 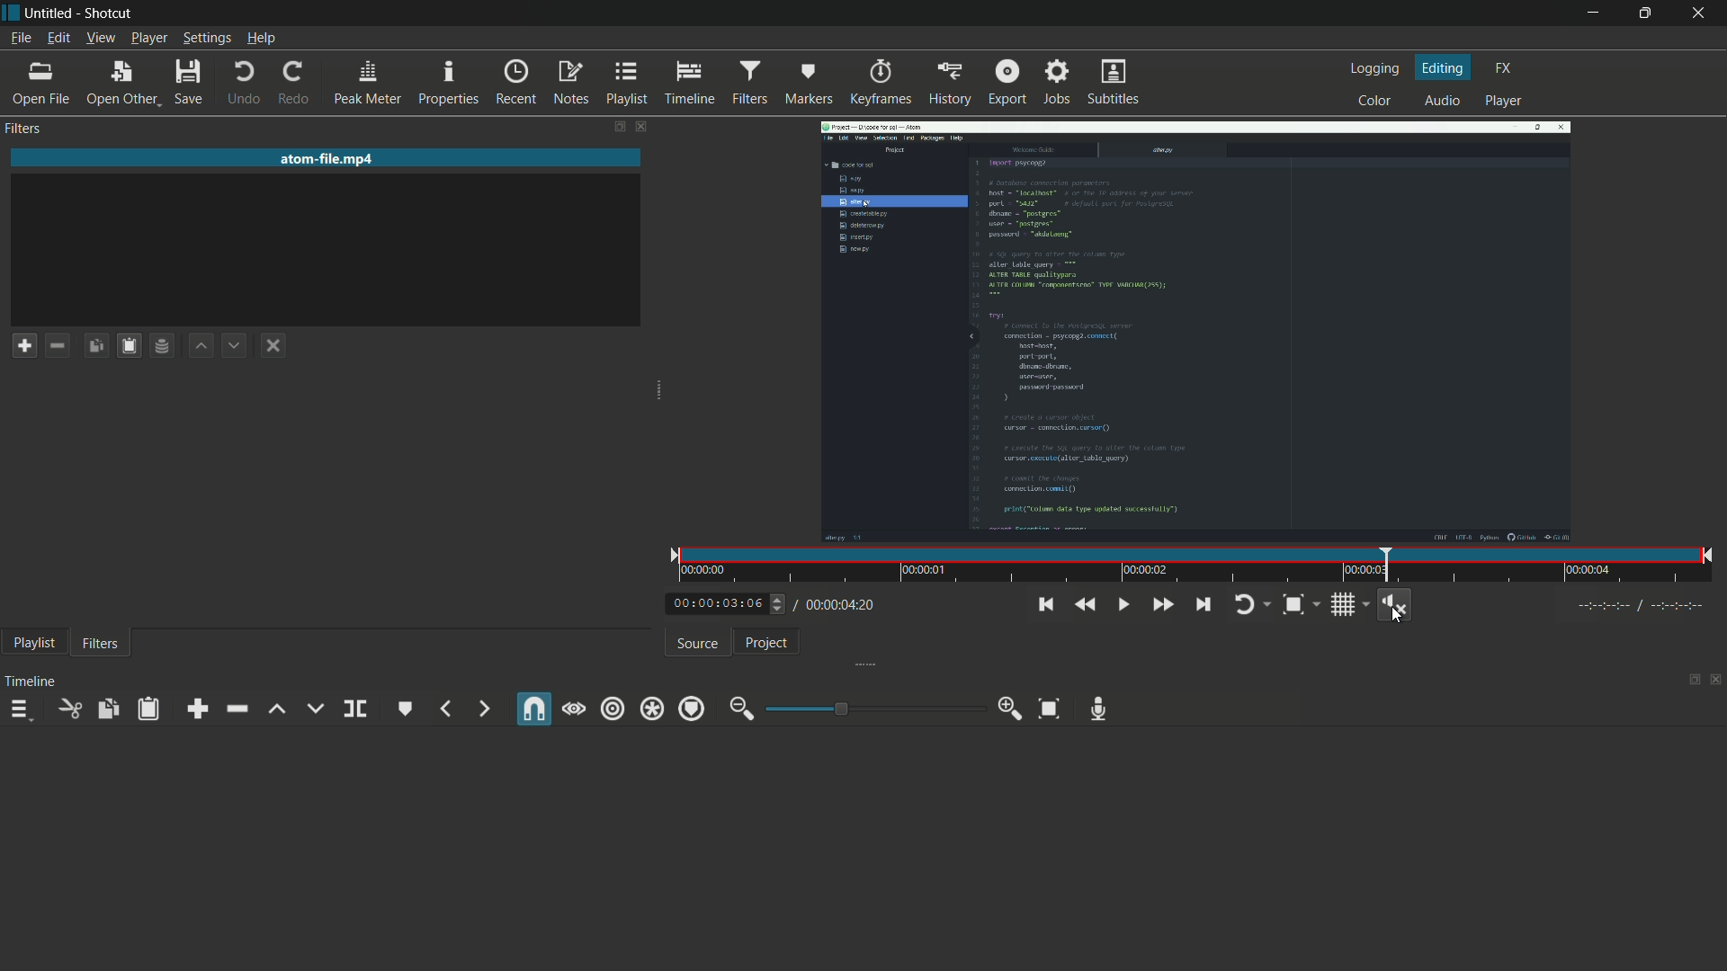 I want to click on close app, so click(x=1700, y=13).